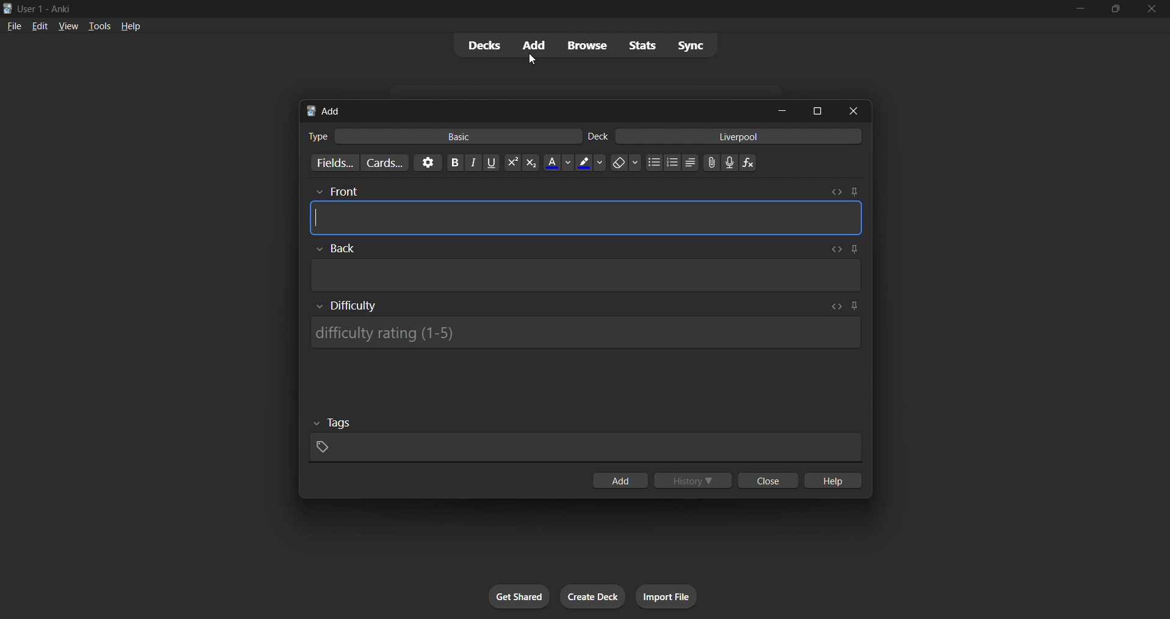  Describe the element at coordinates (584, 209) in the screenshot. I see `card front input box` at that location.